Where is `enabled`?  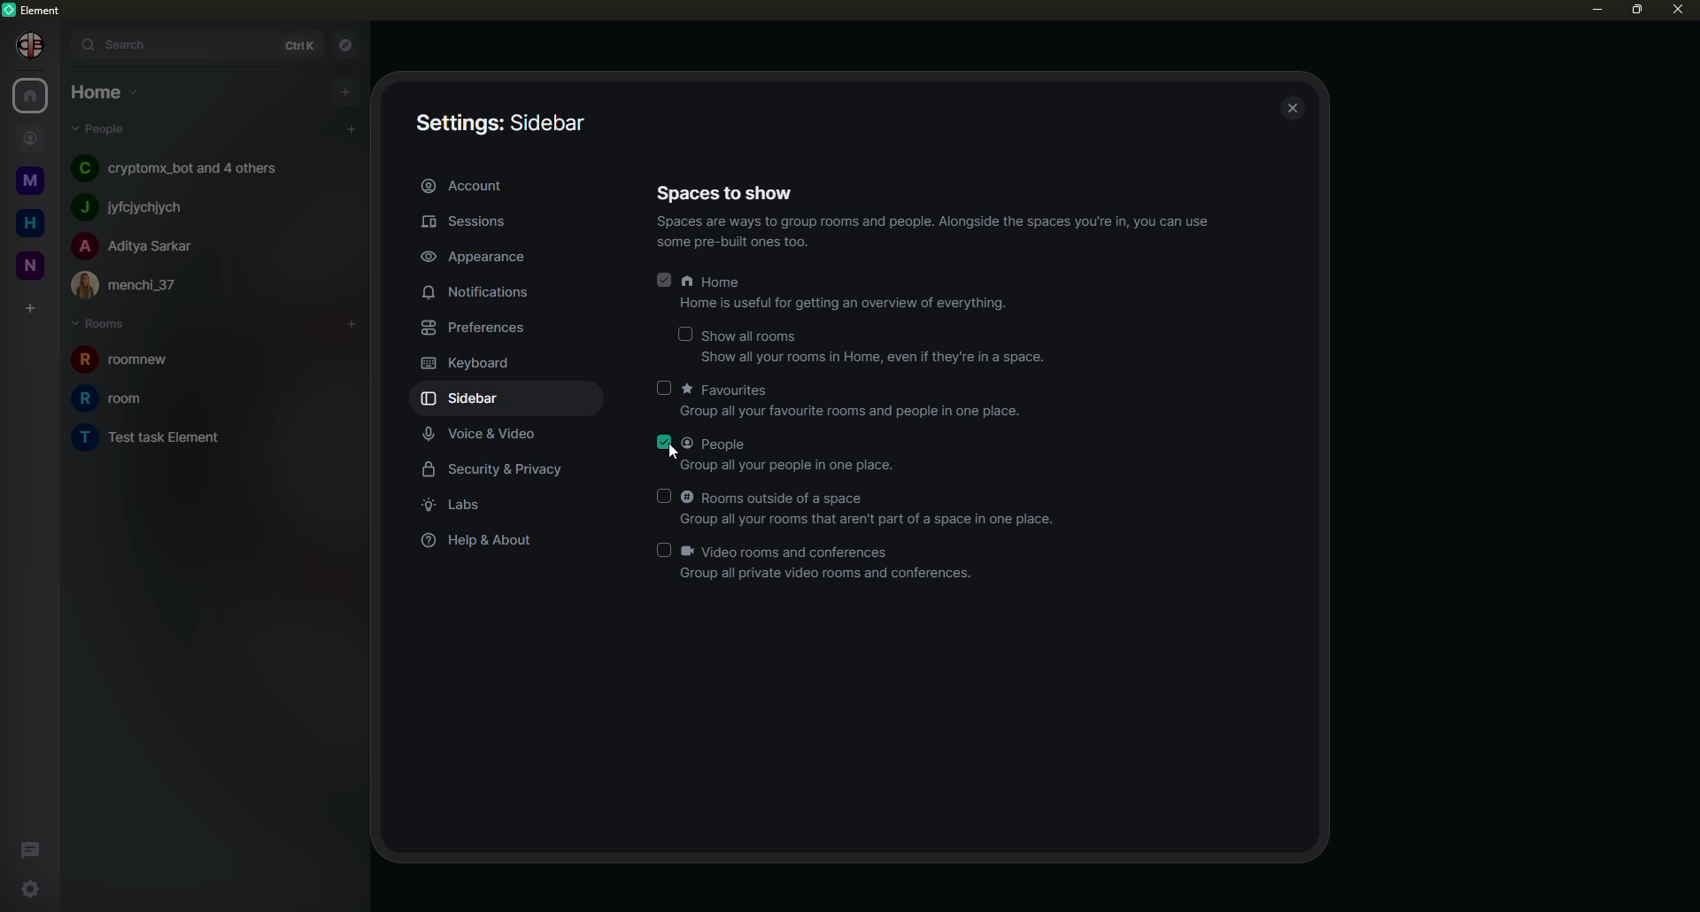 enabled is located at coordinates (665, 277).